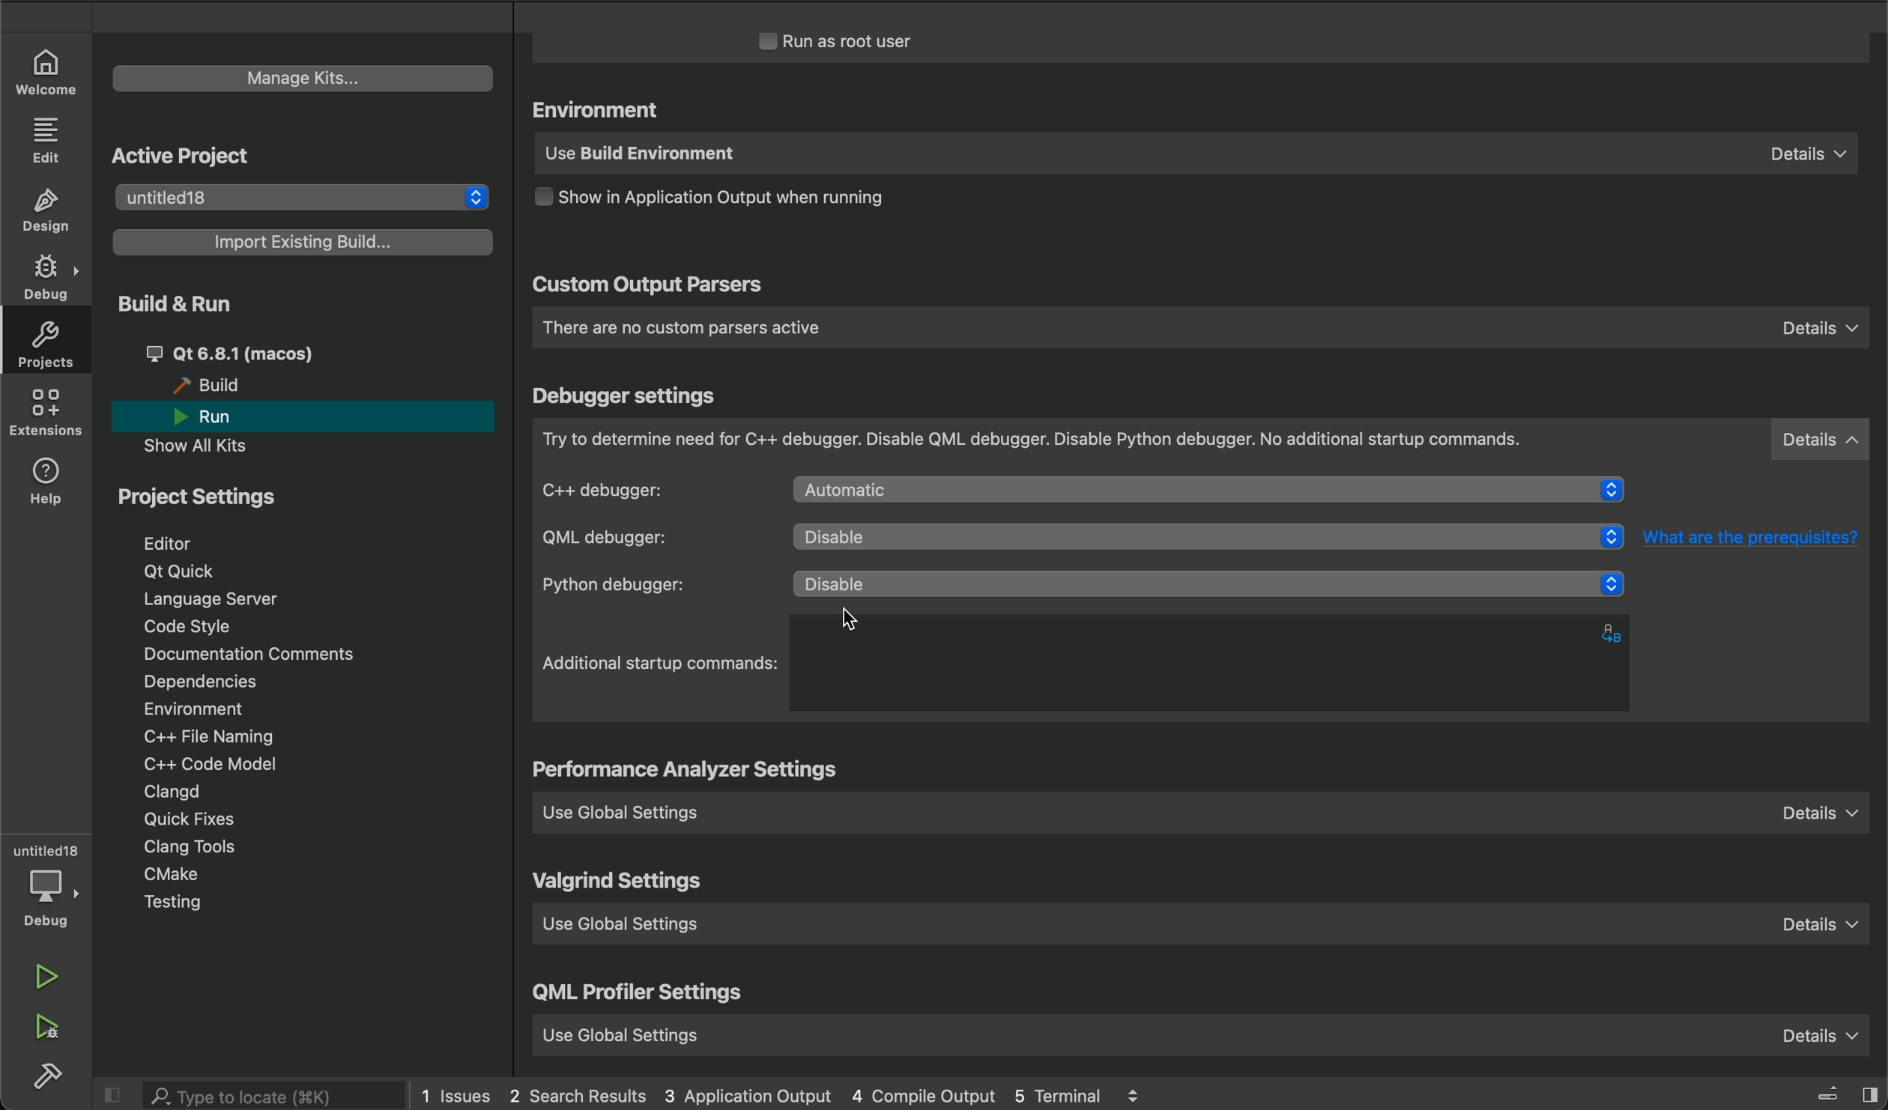 The height and width of the screenshot is (1110, 1888). I want to click on file naming, so click(217, 739).